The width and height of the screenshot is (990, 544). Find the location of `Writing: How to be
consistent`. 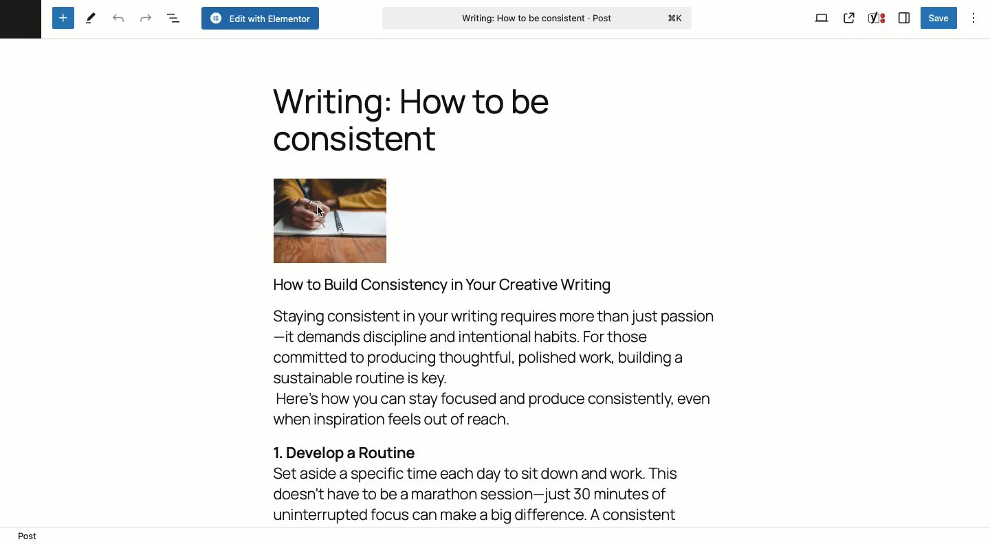

Writing: How to be
consistent is located at coordinates (410, 119).